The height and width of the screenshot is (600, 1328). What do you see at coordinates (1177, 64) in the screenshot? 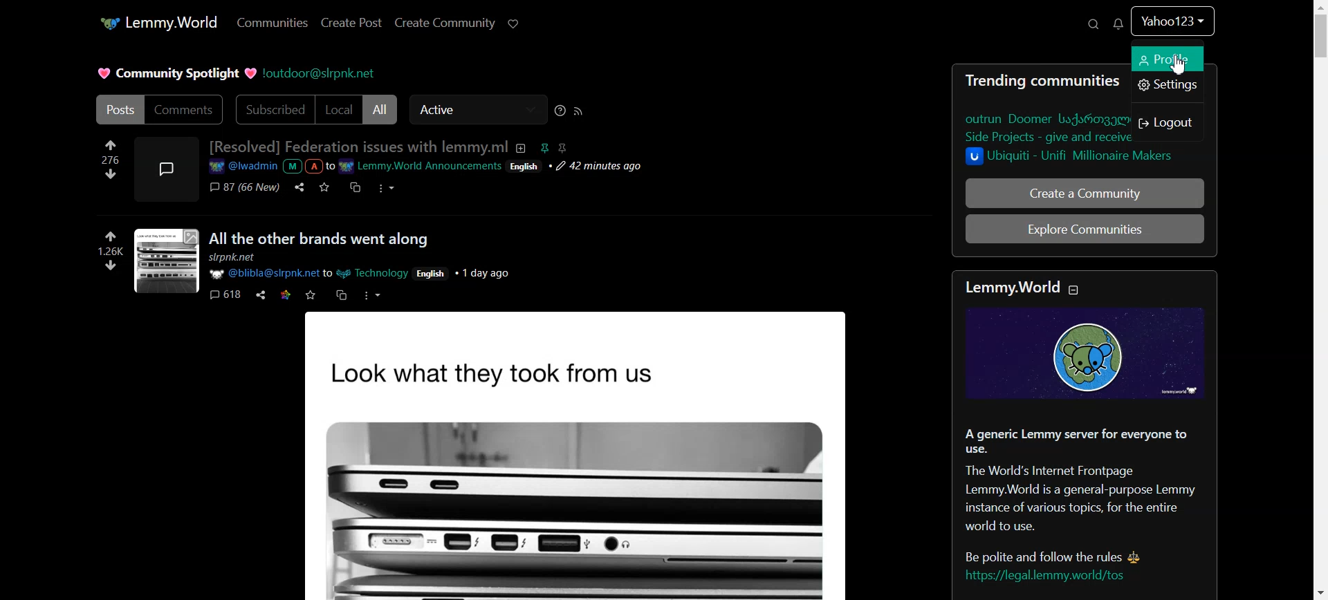
I see `cursor` at bounding box center [1177, 64].